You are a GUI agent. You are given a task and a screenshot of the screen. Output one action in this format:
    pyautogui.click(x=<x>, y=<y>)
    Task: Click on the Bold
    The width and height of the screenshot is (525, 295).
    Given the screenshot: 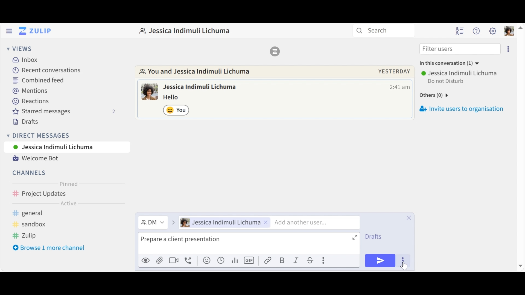 What is the action you would take?
    pyautogui.click(x=282, y=260)
    